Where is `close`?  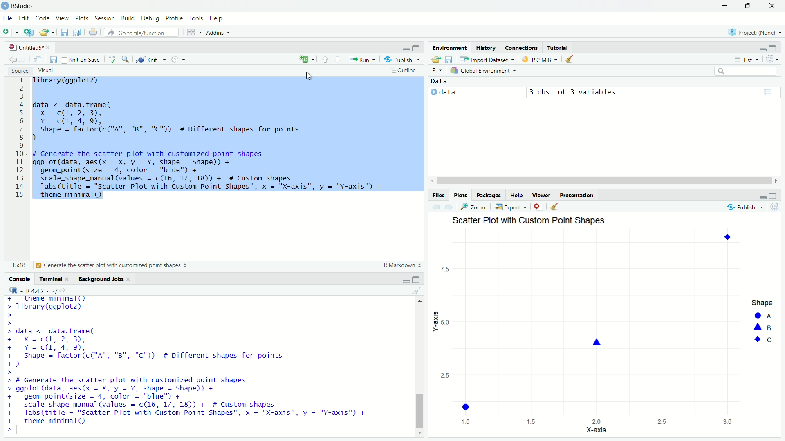 close is located at coordinates (48, 47).